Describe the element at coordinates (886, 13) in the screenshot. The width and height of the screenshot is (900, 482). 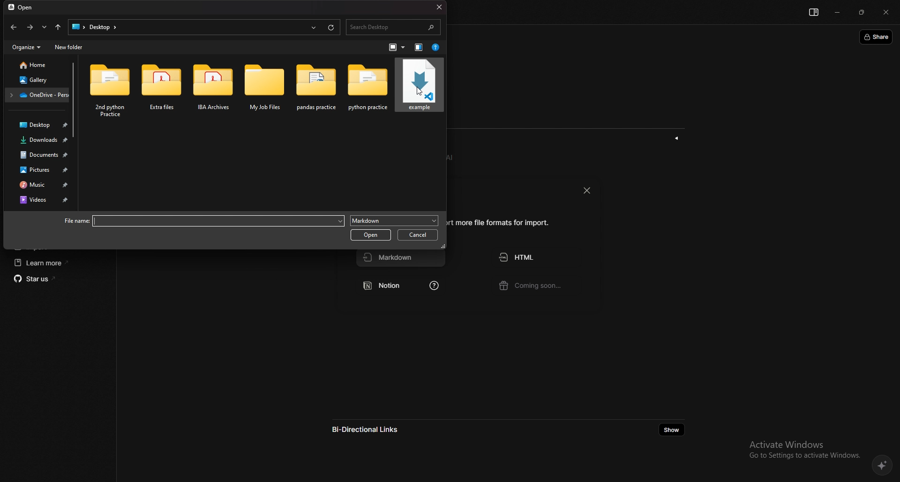
I see `close` at that location.